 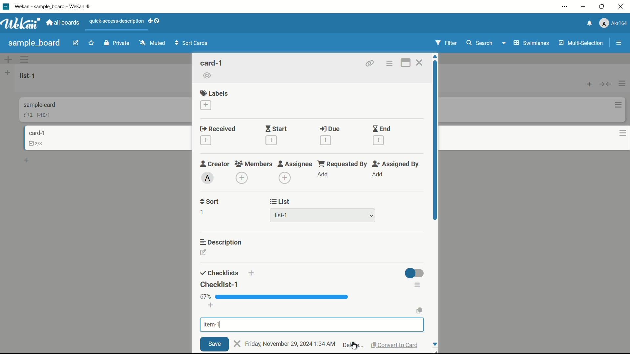 What do you see at coordinates (282, 297) in the screenshot?
I see `checklist progress bar` at bounding box center [282, 297].